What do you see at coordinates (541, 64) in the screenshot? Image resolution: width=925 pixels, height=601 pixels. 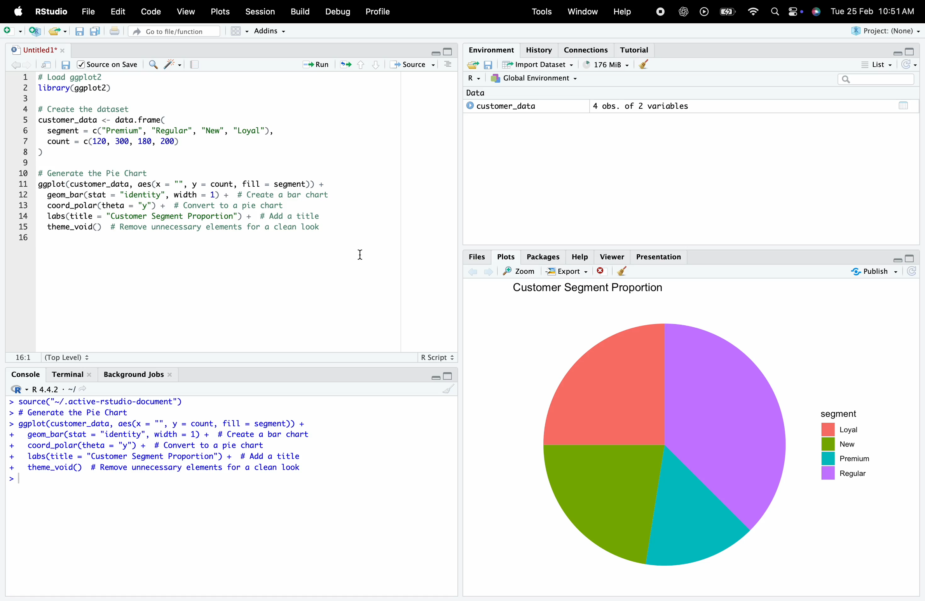 I see `import dataset ~ .` at bounding box center [541, 64].